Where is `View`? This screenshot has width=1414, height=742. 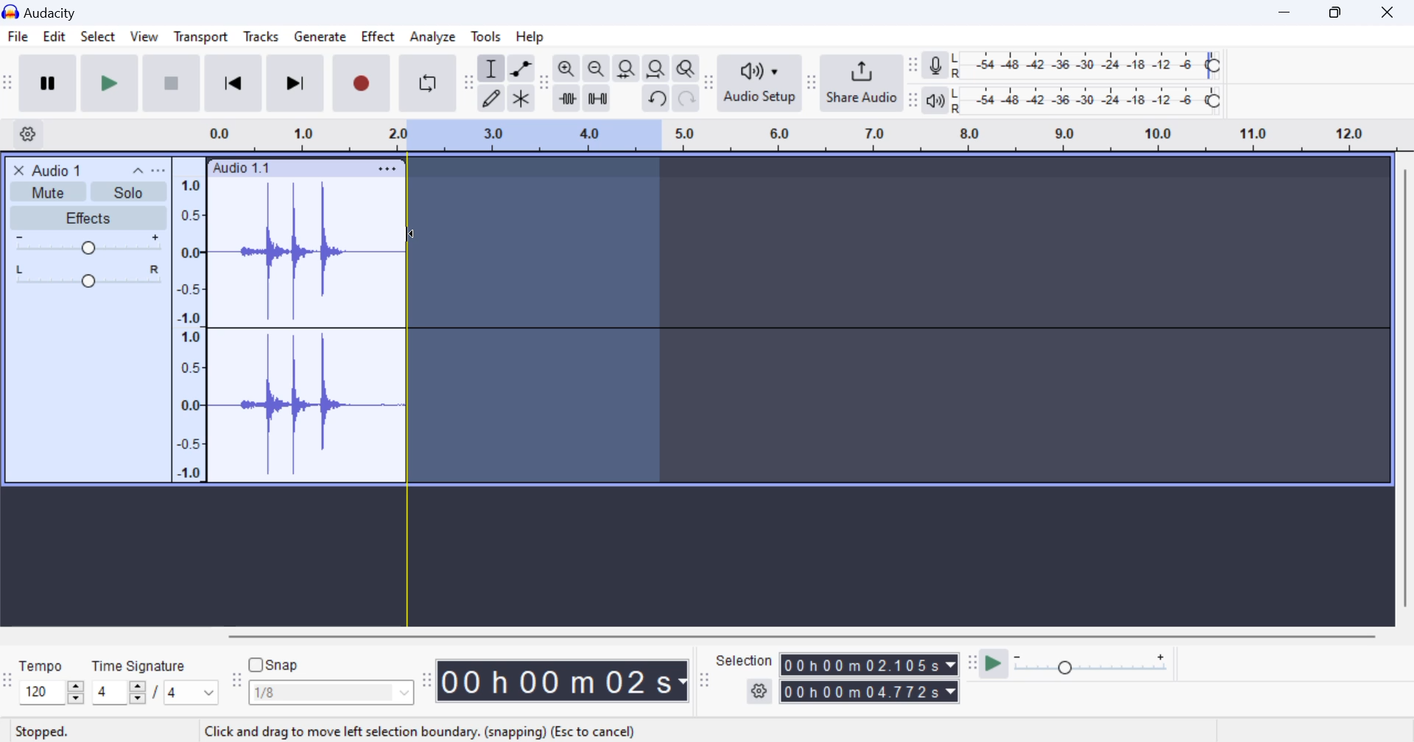
View is located at coordinates (143, 40).